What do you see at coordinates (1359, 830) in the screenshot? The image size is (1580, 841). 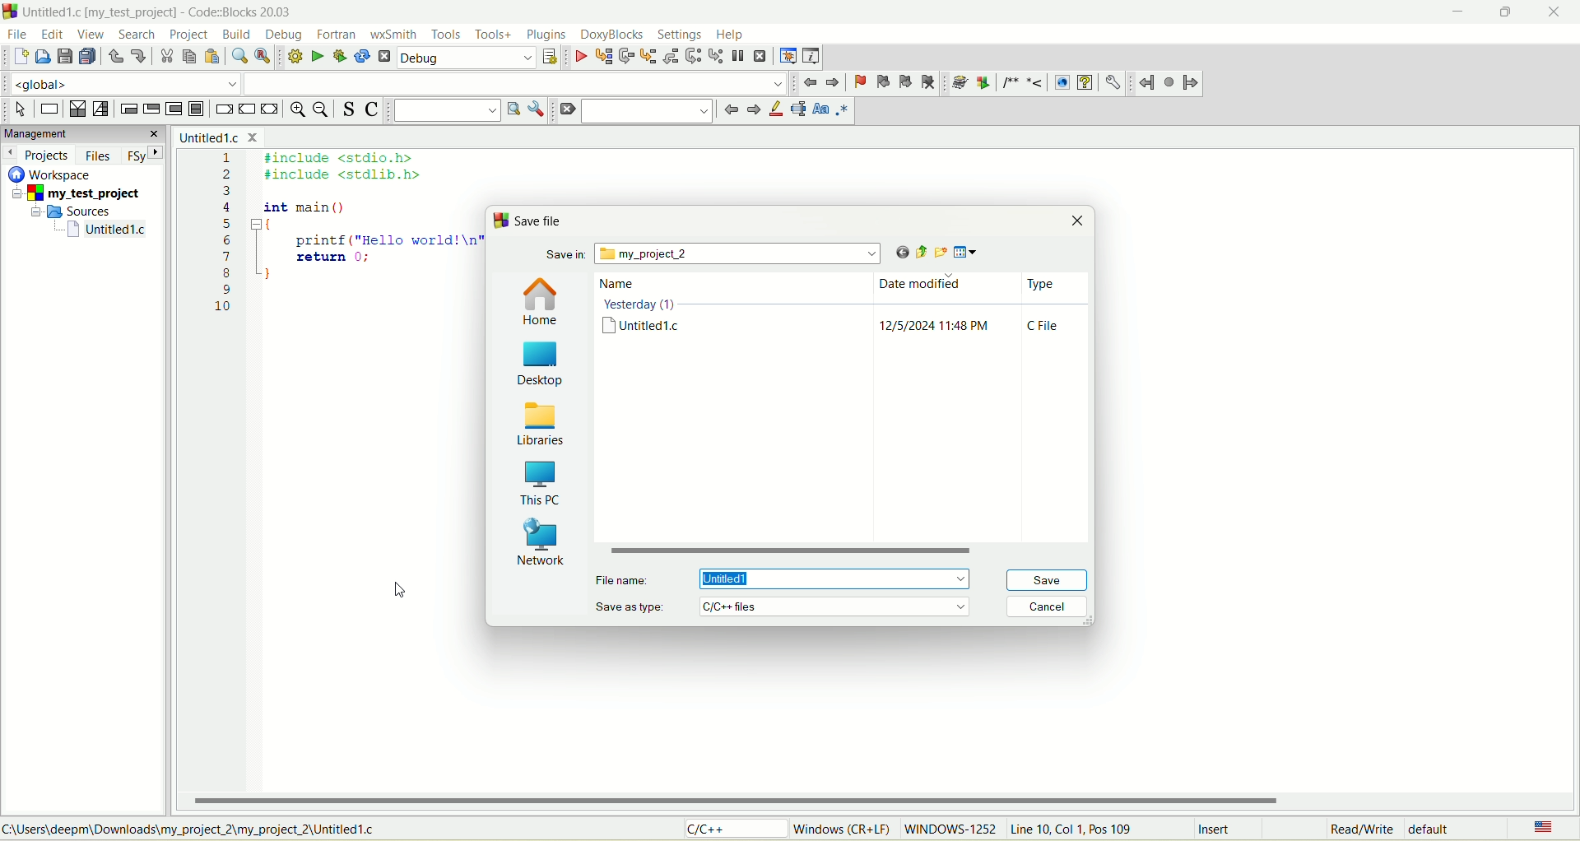 I see `read/write` at bounding box center [1359, 830].